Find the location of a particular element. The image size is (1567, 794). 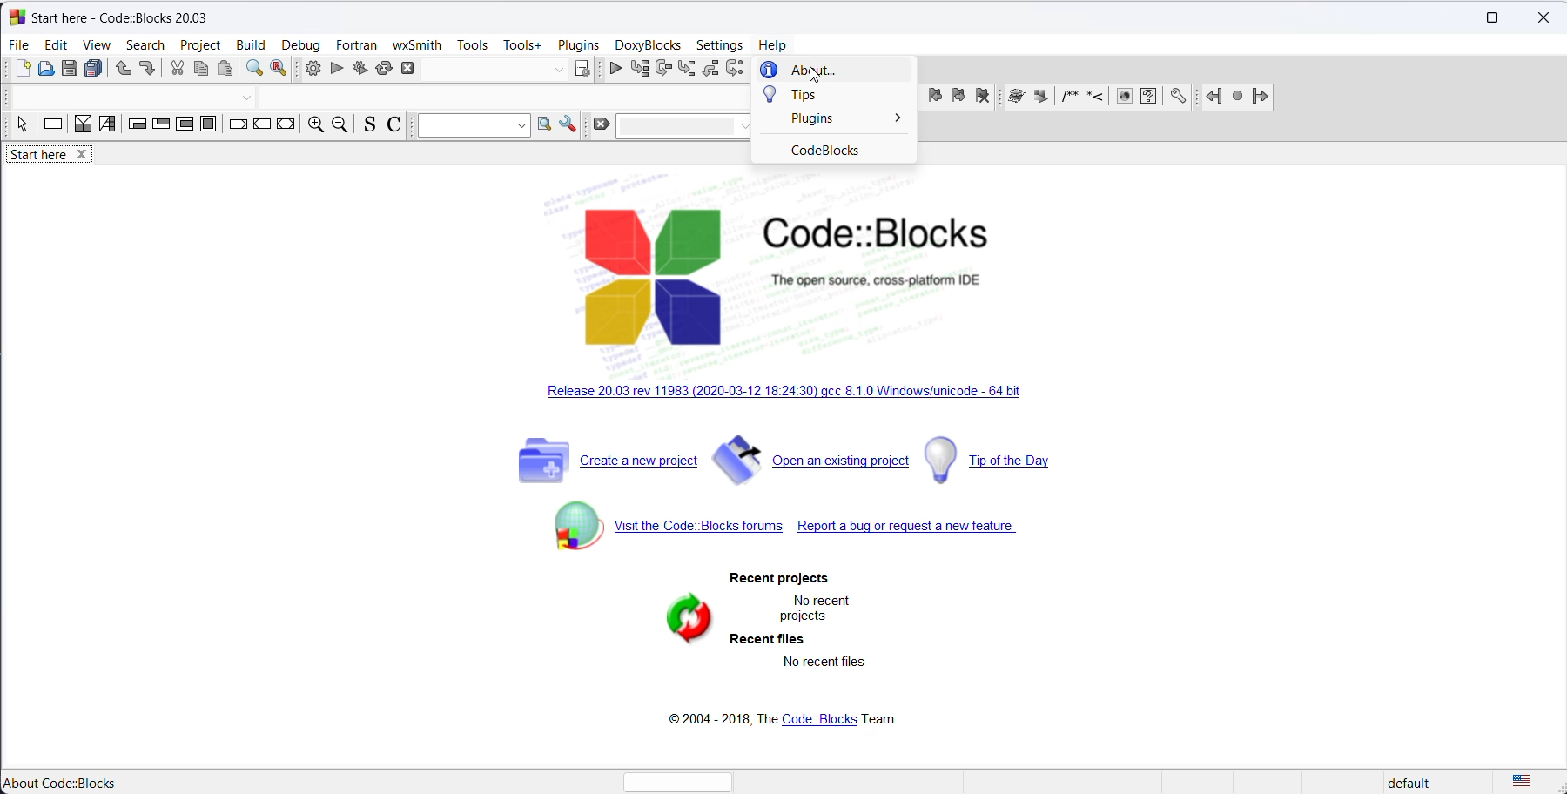

copy is located at coordinates (201, 70).